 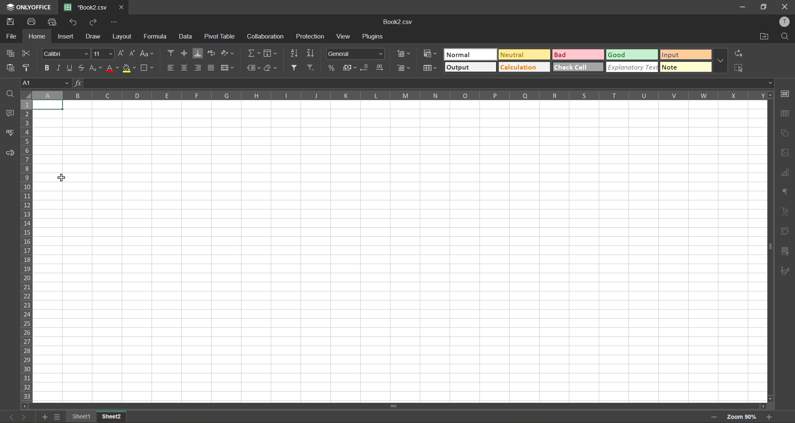 What do you see at coordinates (311, 54) in the screenshot?
I see `sort descending` at bounding box center [311, 54].